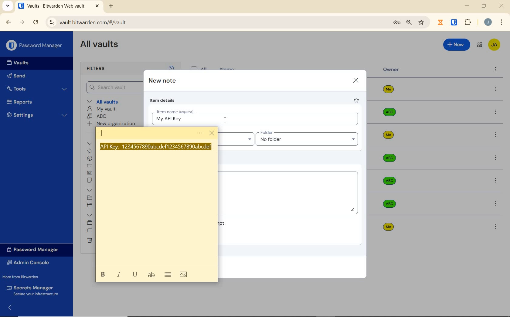  What do you see at coordinates (90, 214) in the screenshot?
I see `Collections` at bounding box center [90, 214].